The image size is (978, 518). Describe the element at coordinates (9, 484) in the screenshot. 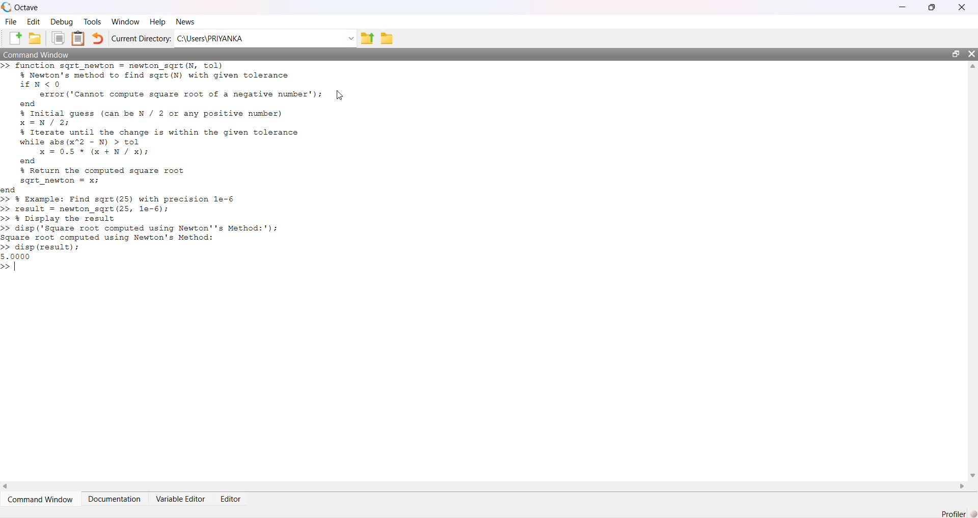

I see `Left` at that location.